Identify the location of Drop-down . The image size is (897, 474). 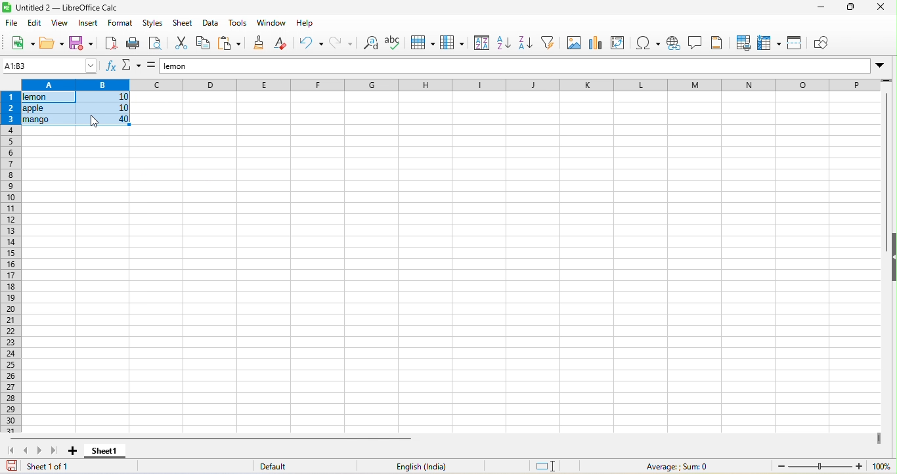
(881, 65).